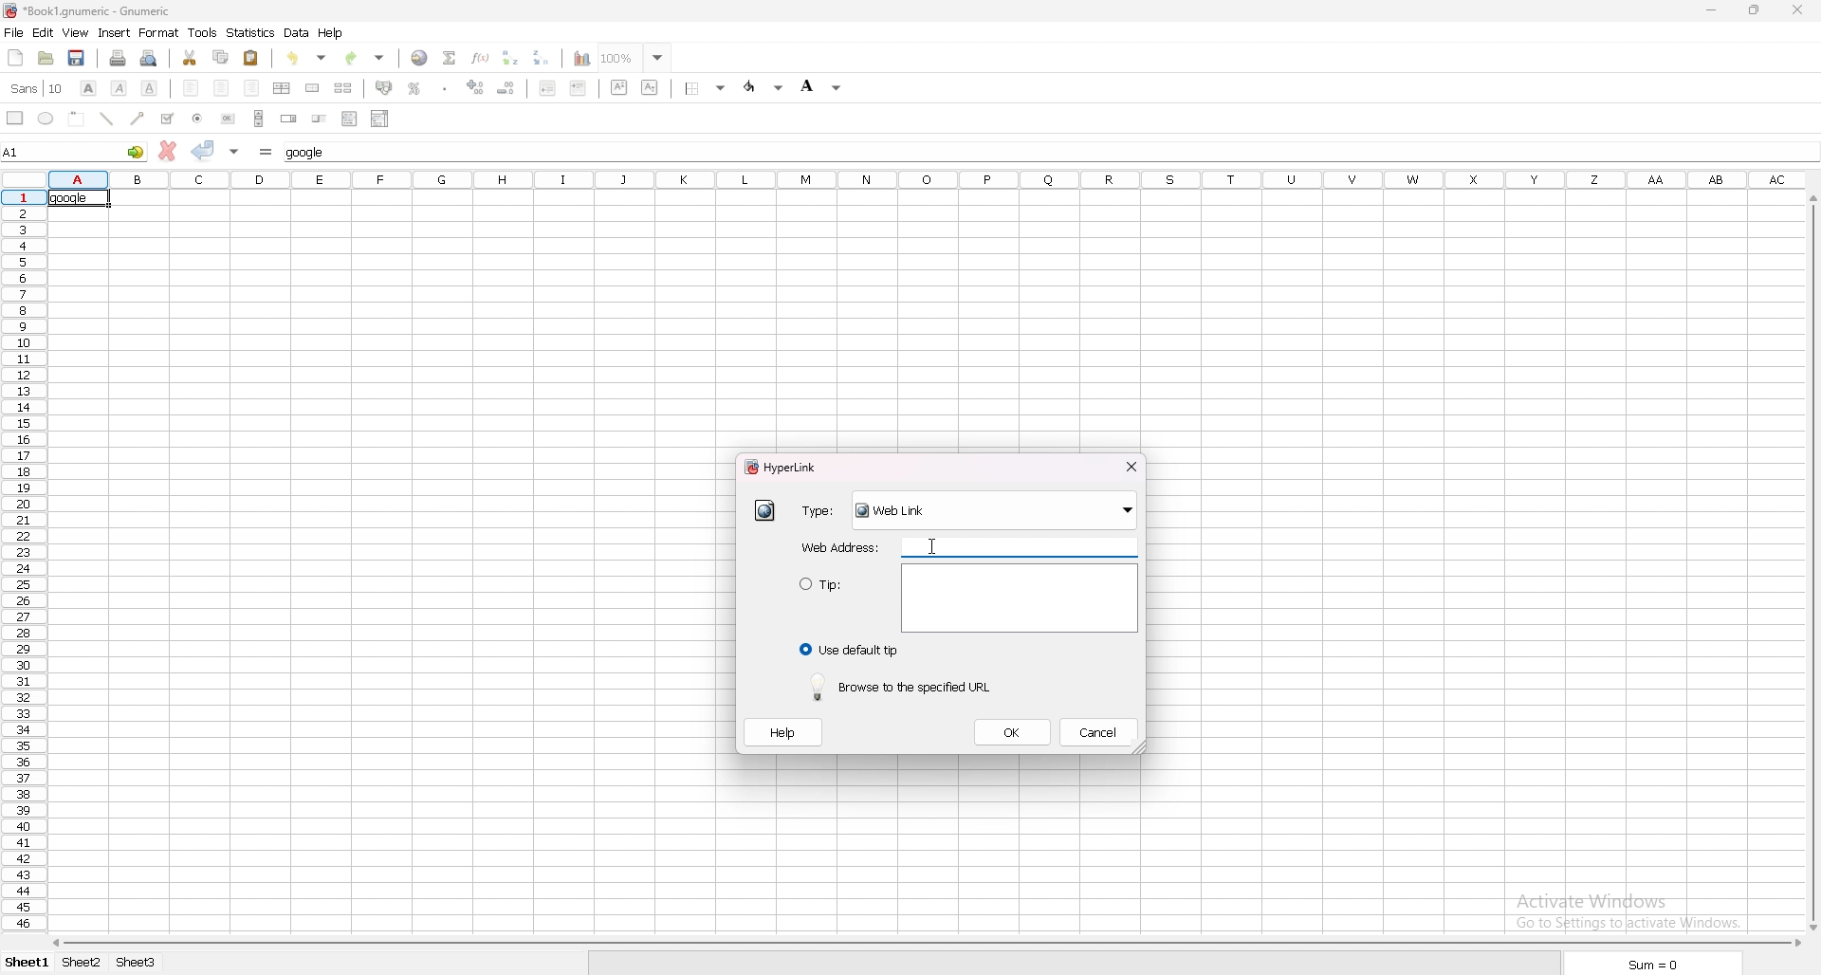 This screenshot has width=1821, height=975. I want to click on save, so click(80, 58).